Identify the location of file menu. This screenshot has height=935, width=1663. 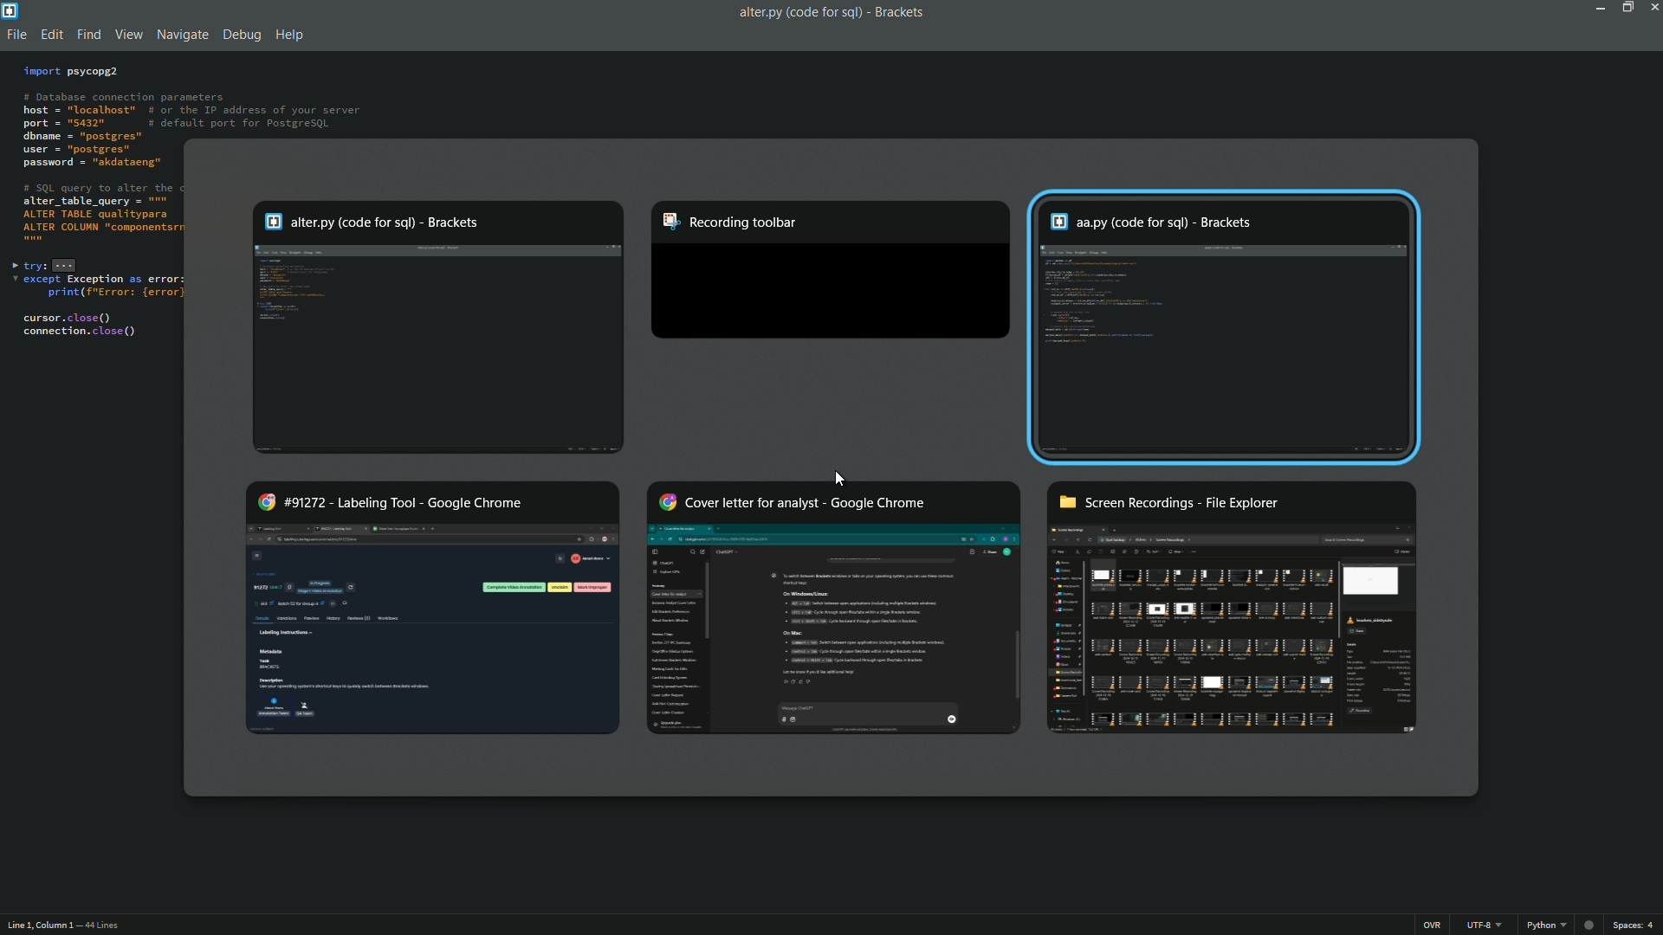
(16, 36).